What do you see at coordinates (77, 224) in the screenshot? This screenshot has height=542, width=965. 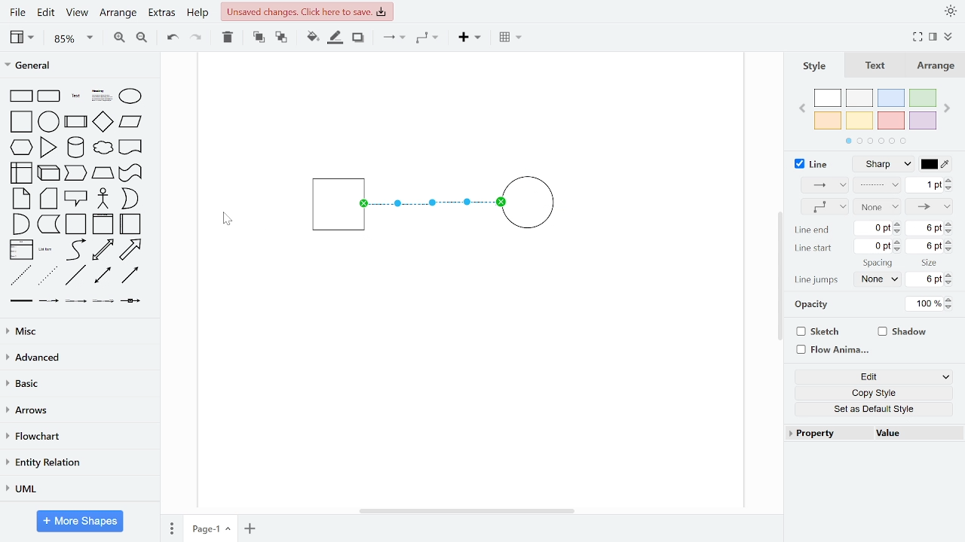 I see `container` at bounding box center [77, 224].